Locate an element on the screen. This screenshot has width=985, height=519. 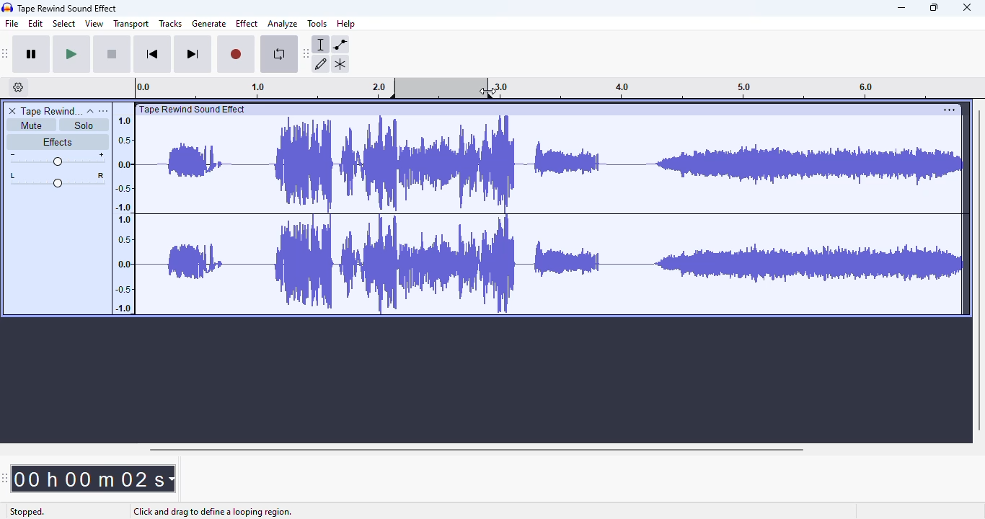
horizontal scroll bar is located at coordinates (474, 449).